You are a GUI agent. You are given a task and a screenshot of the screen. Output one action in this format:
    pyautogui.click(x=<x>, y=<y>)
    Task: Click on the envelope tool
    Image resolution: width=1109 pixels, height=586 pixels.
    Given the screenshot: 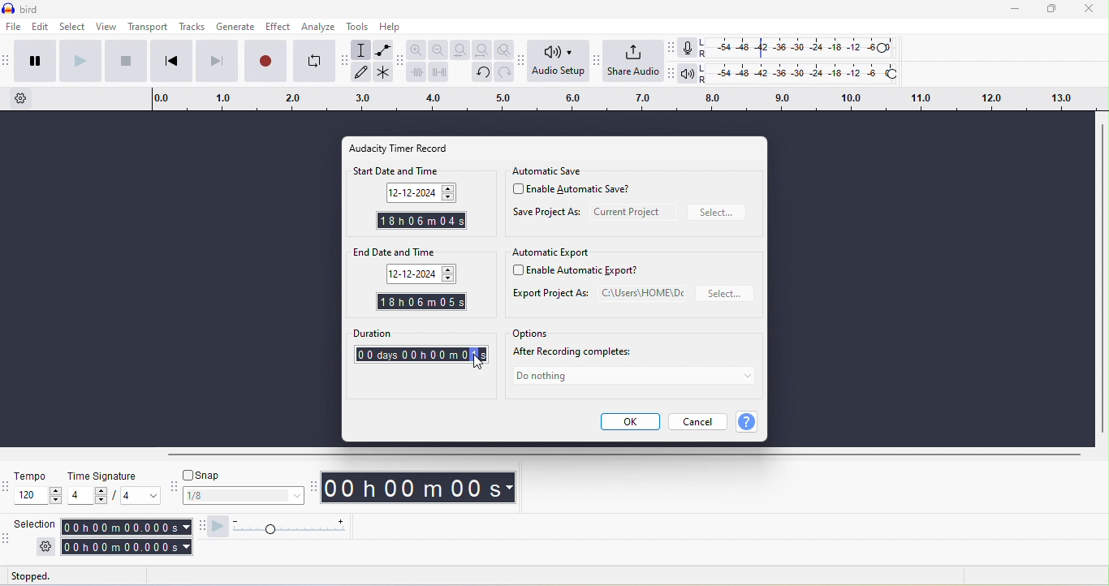 What is the action you would take?
    pyautogui.click(x=382, y=50)
    